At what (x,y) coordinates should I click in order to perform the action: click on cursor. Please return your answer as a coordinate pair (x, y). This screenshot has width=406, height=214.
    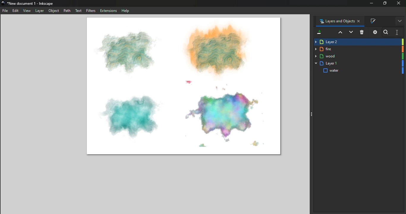
    Looking at the image, I should click on (397, 32).